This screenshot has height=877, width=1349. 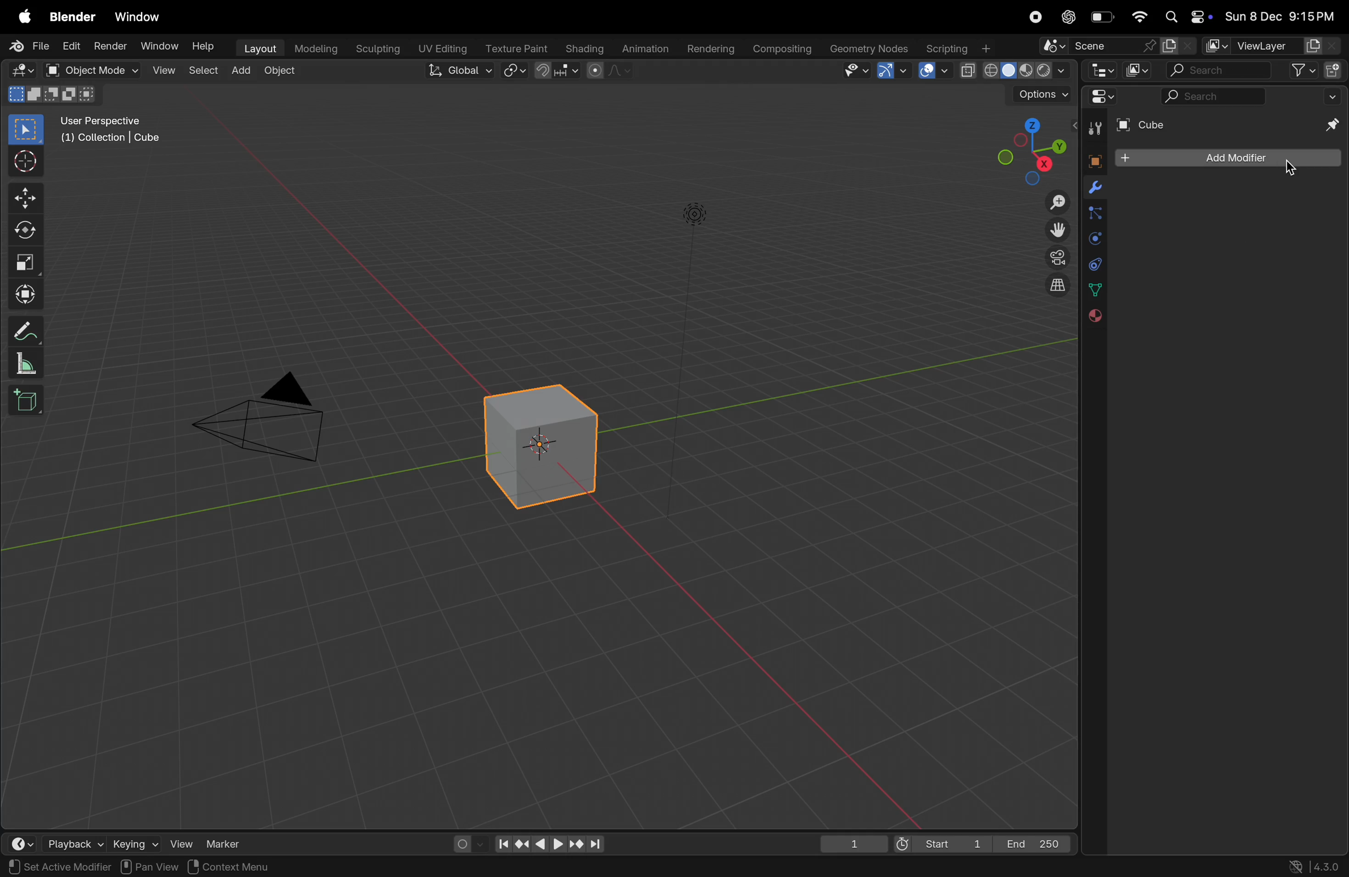 I want to click on help, so click(x=205, y=49).